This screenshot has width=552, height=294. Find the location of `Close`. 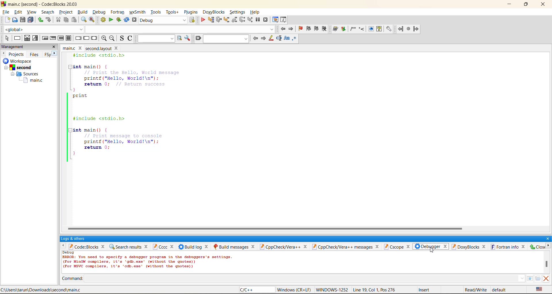

Close is located at coordinates (537, 247).